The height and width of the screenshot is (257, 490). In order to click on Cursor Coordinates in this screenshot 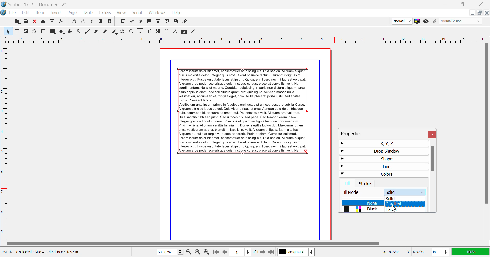, I will do `click(403, 252)`.